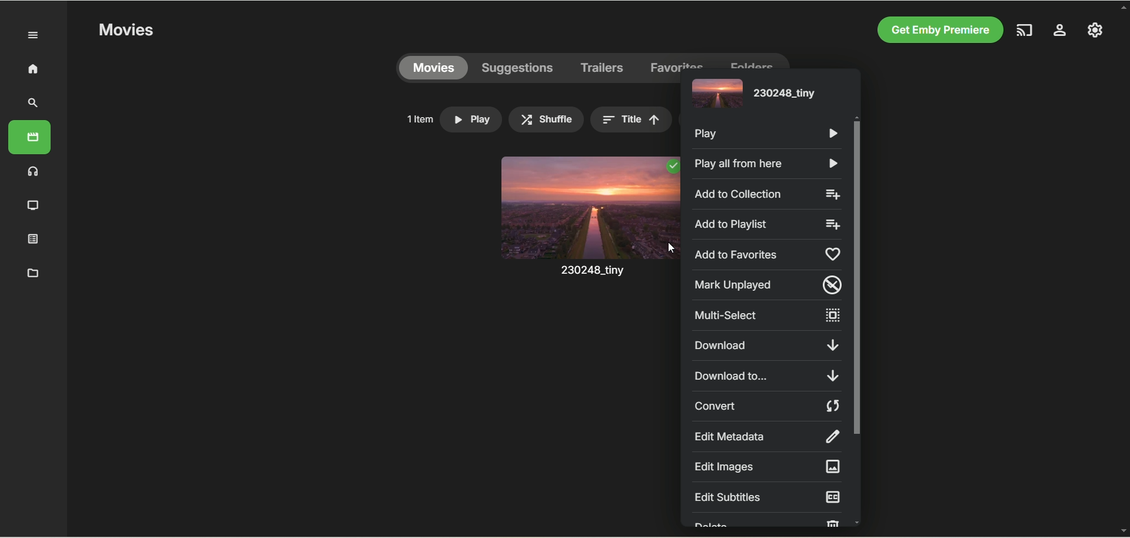 This screenshot has width=1130, height=538. Describe the element at coordinates (546, 119) in the screenshot. I see `shuffle` at that location.